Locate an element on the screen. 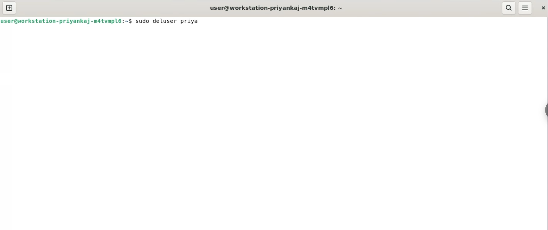 The image size is (548, 230). new tab is located at coordinates (10, 8).